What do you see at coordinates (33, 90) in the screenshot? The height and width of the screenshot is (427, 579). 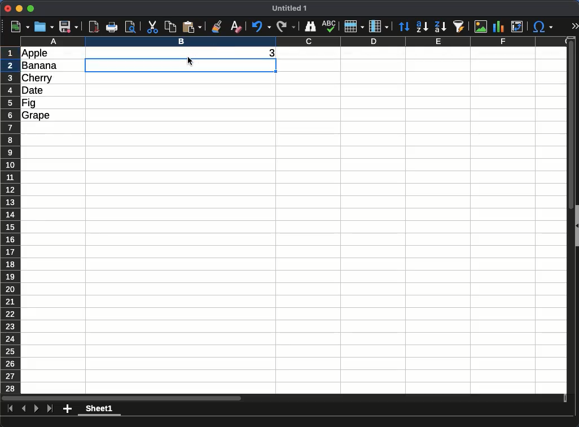 I see `date` at bounding box center [33, 90].